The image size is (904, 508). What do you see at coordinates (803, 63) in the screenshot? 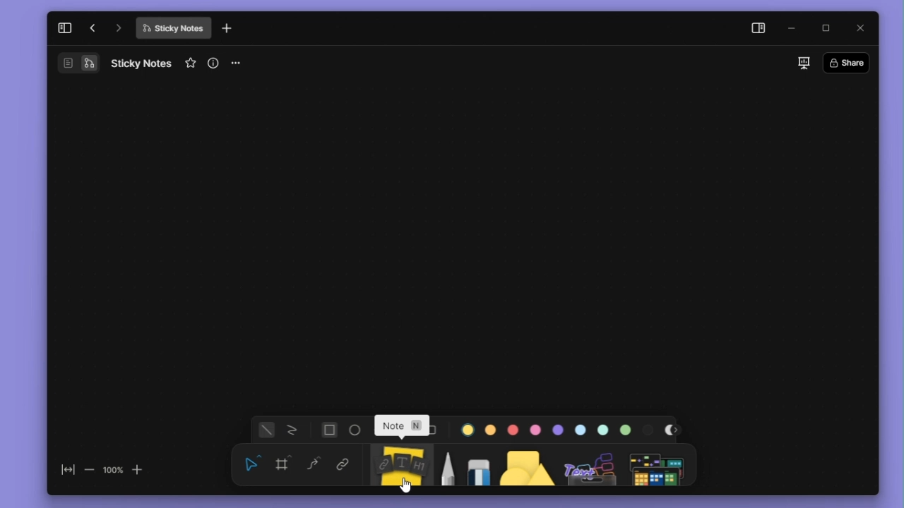
I see `slideshow` at bounding box center [803, 63].